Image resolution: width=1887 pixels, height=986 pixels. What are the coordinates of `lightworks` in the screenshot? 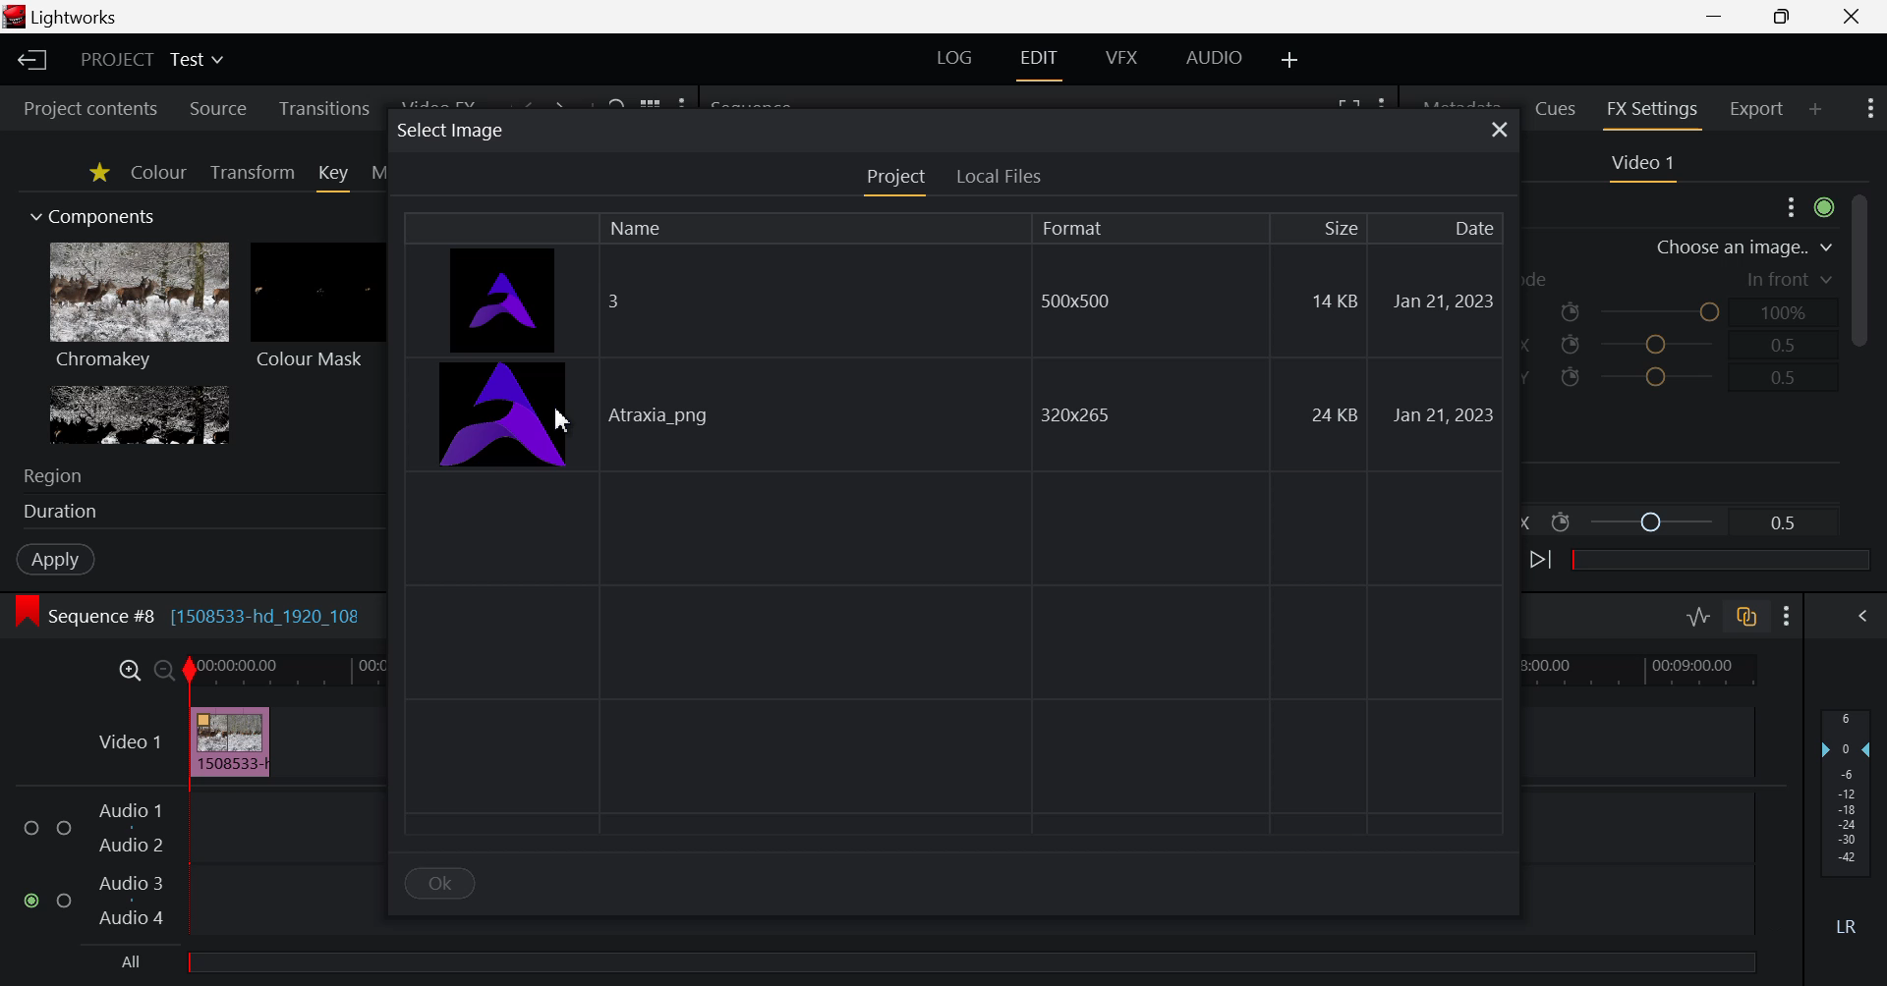 It's located at (65, 18).